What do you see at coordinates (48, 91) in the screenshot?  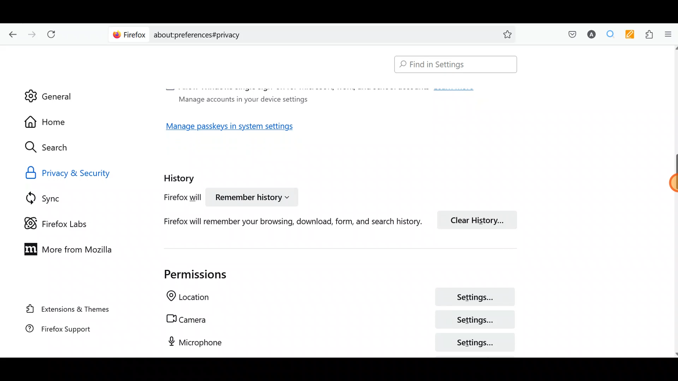 I see `General` at bounding box center [48, 91].